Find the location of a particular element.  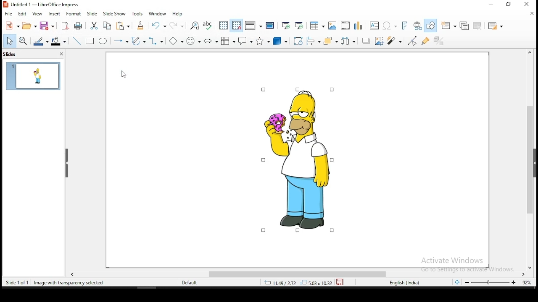

slide show is located at coordinates (114, 14).